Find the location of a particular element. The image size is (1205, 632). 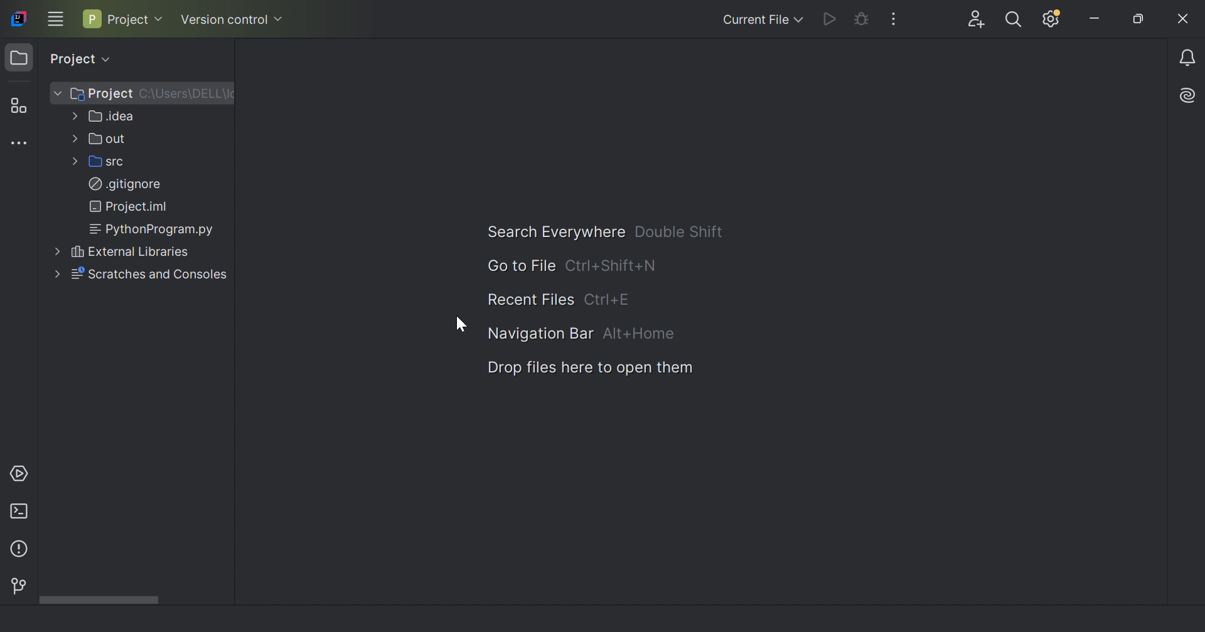

Ctrl+Sfift+N is located at coordinates (609, 265).